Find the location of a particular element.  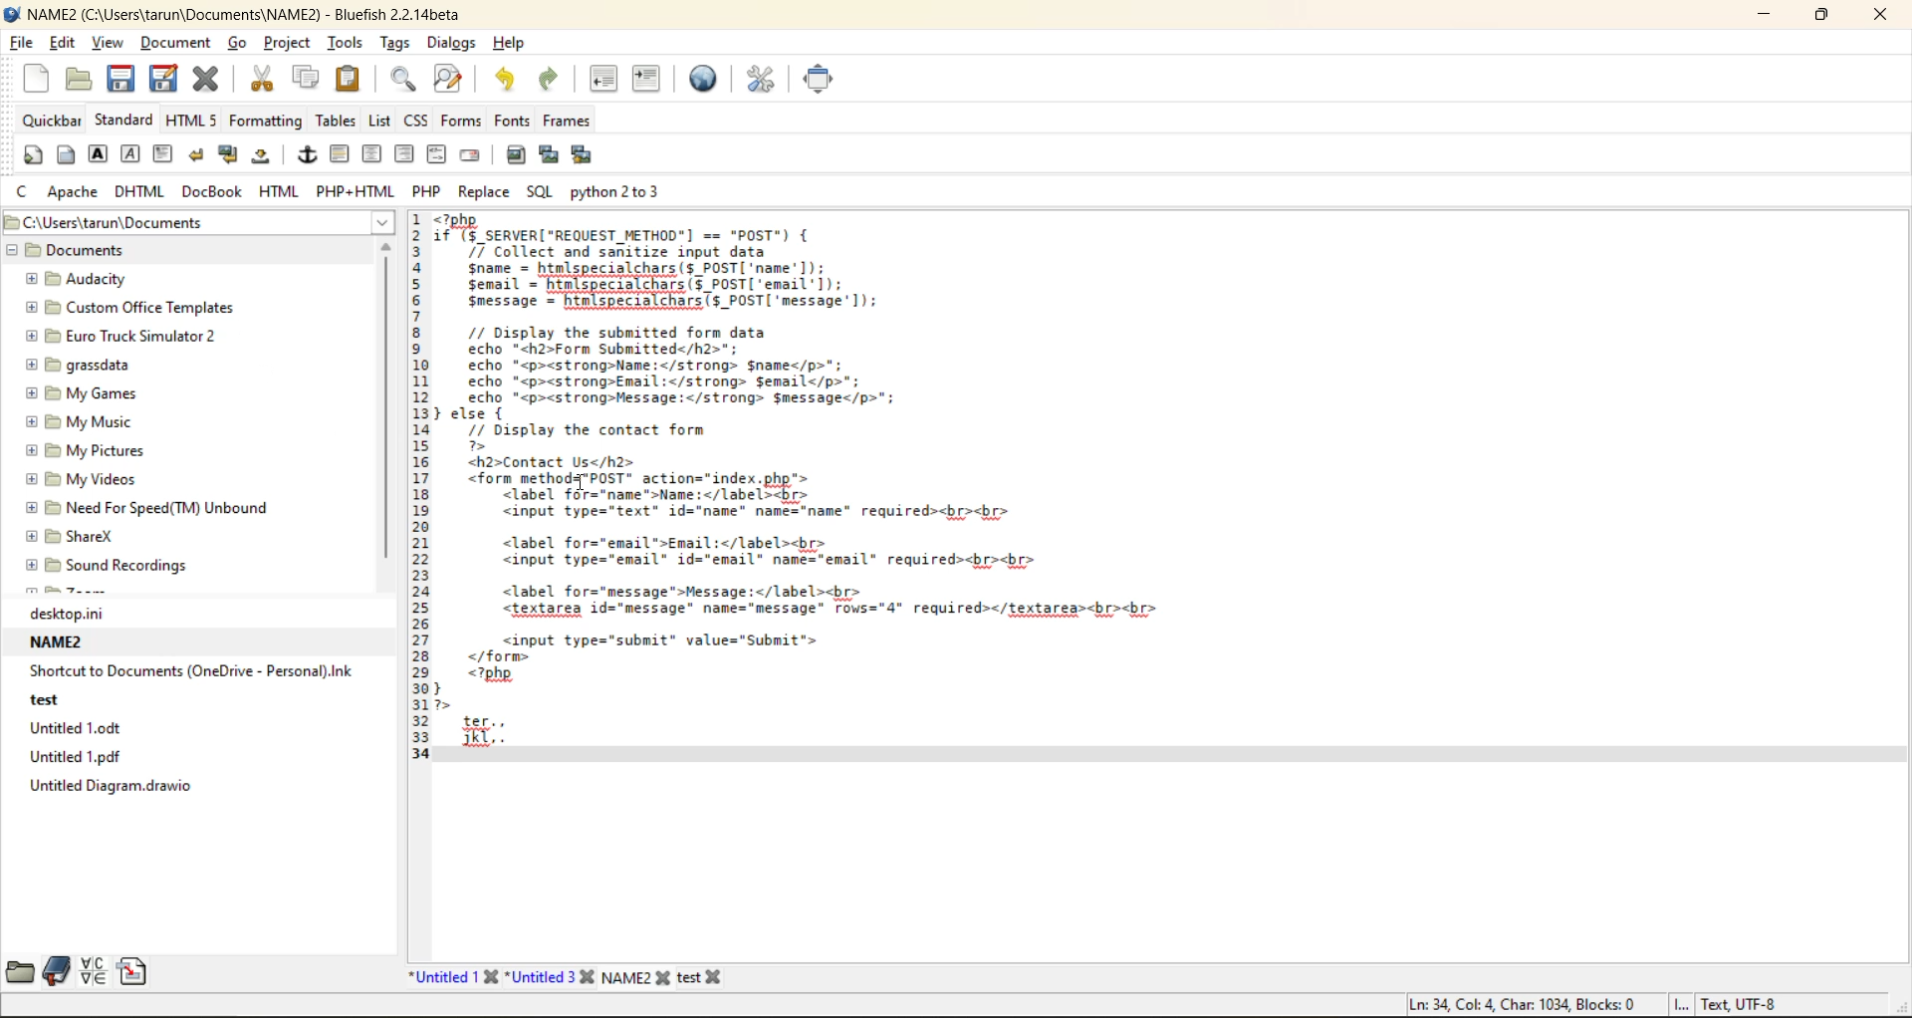

c is located at coordinates (25, 190).